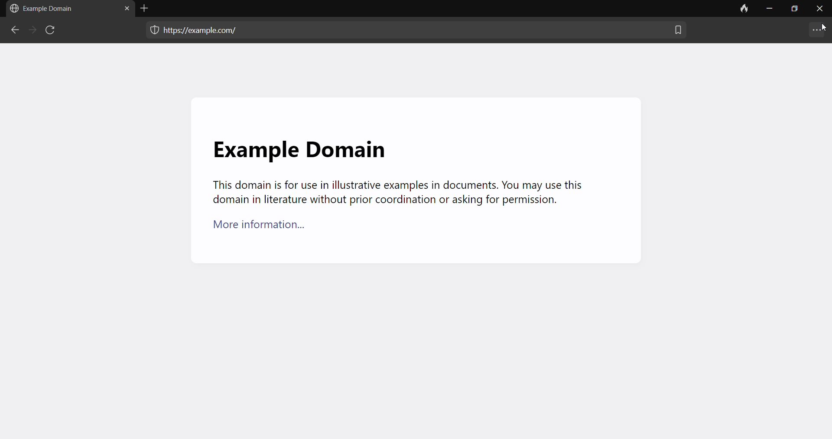 This screenshot has height=439, width=832. What do you see at coordinates (14, 31) in the screenshot?
I see `backward` at bounding box center [14, 31].